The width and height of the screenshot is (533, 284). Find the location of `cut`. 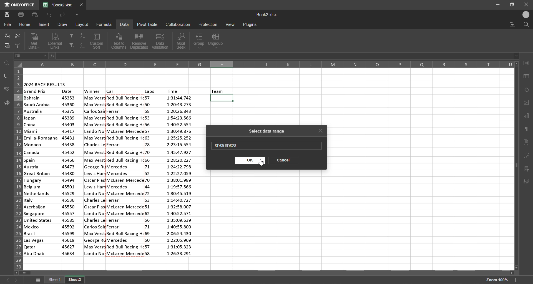

cut is located at coordinates (17, 37).